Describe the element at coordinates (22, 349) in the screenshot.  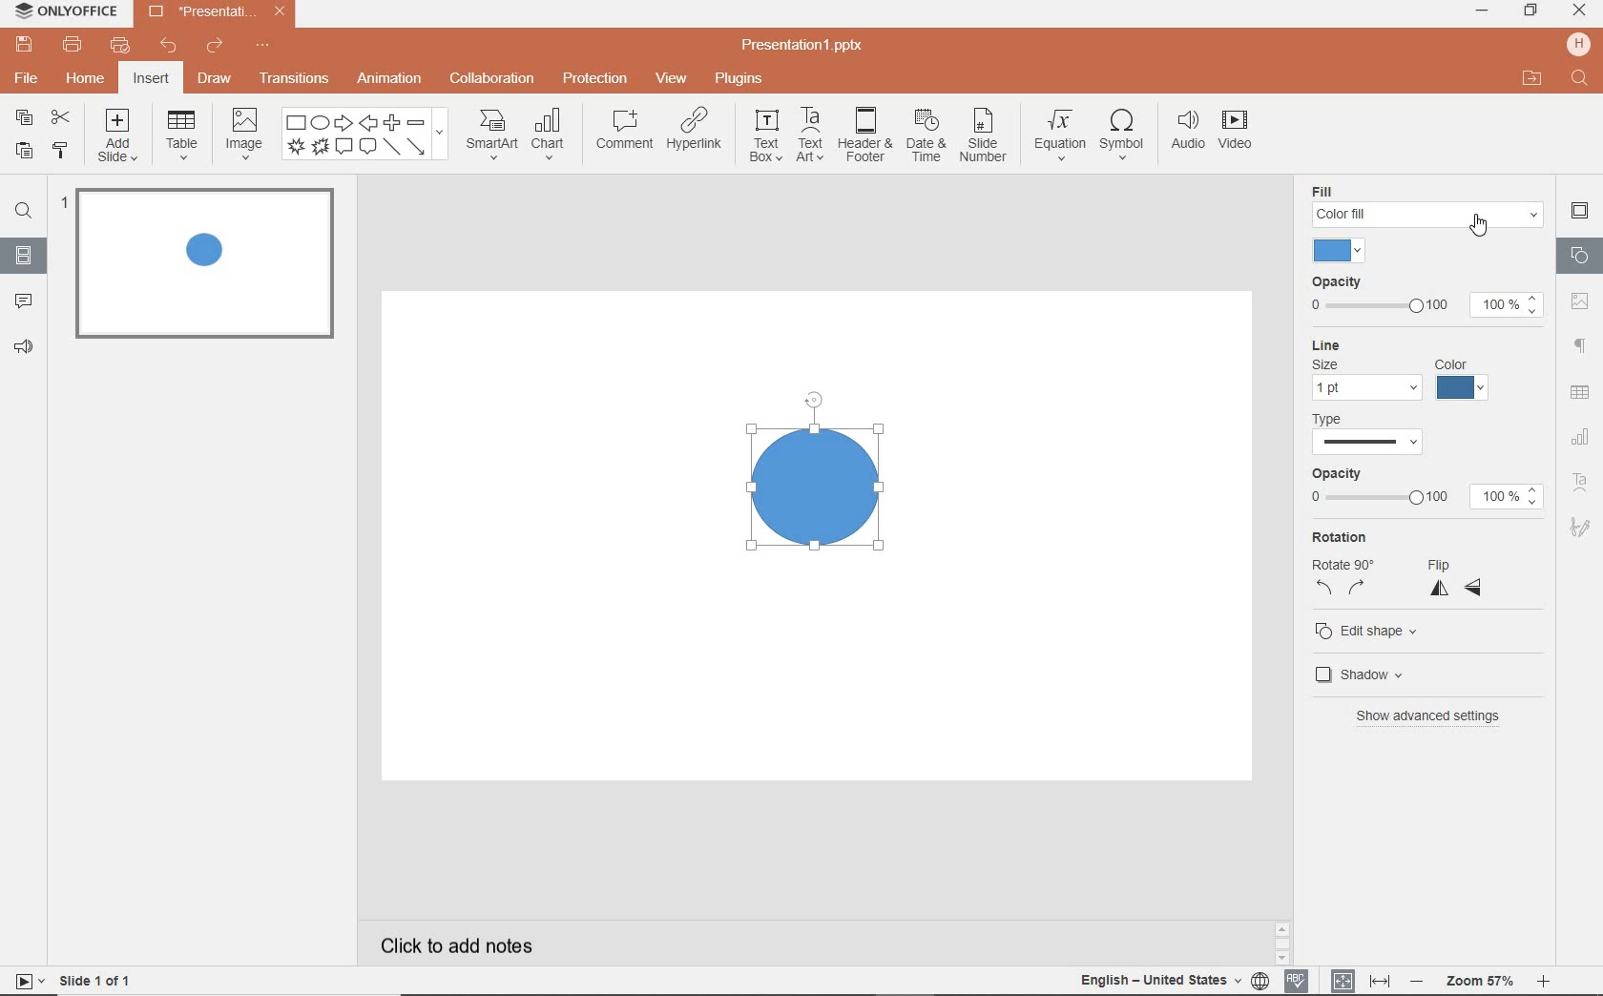
I see `feedback & support` at that location.